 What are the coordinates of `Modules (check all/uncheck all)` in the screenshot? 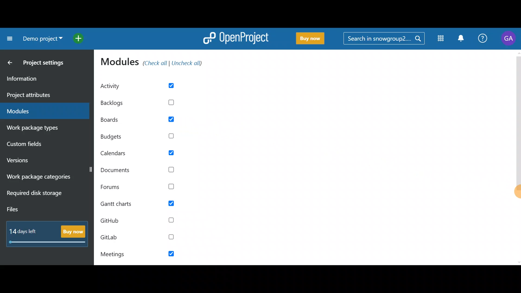 It's located at (154, 63).